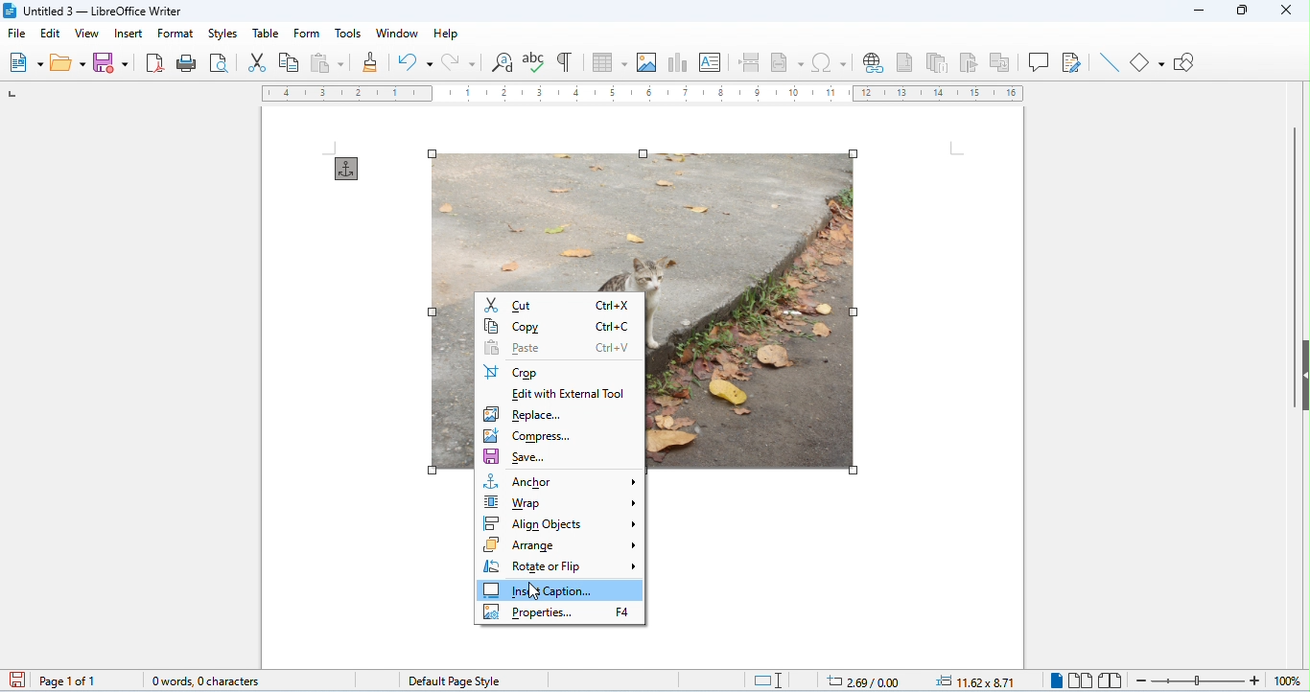  I want to click on title, so click(98, 11).